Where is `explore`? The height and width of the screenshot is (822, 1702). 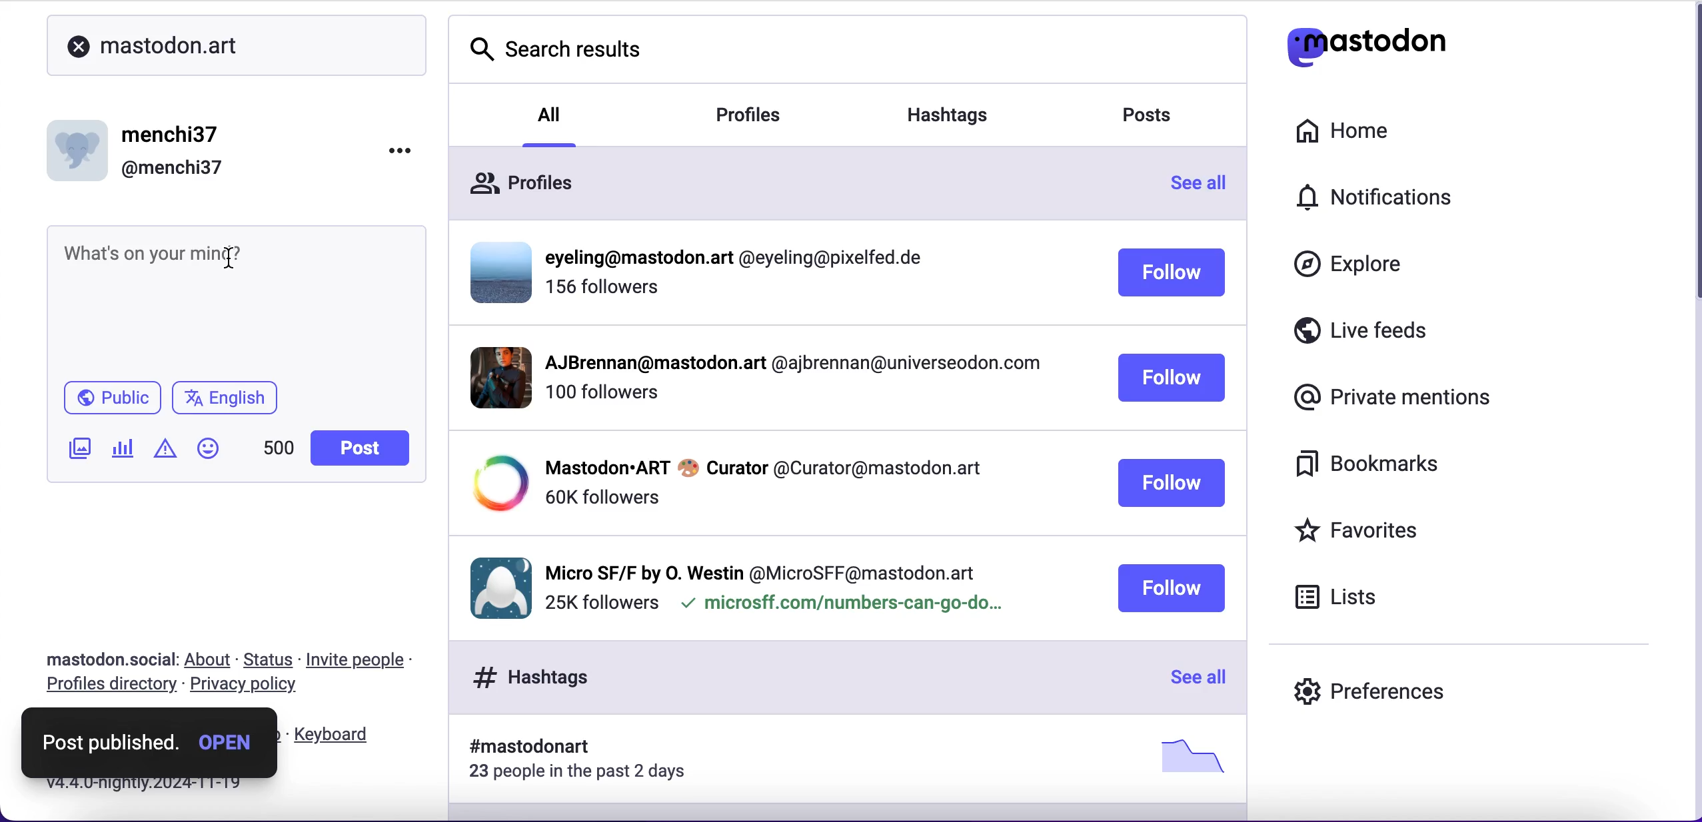 explore is located at coordinates (1353, 270).